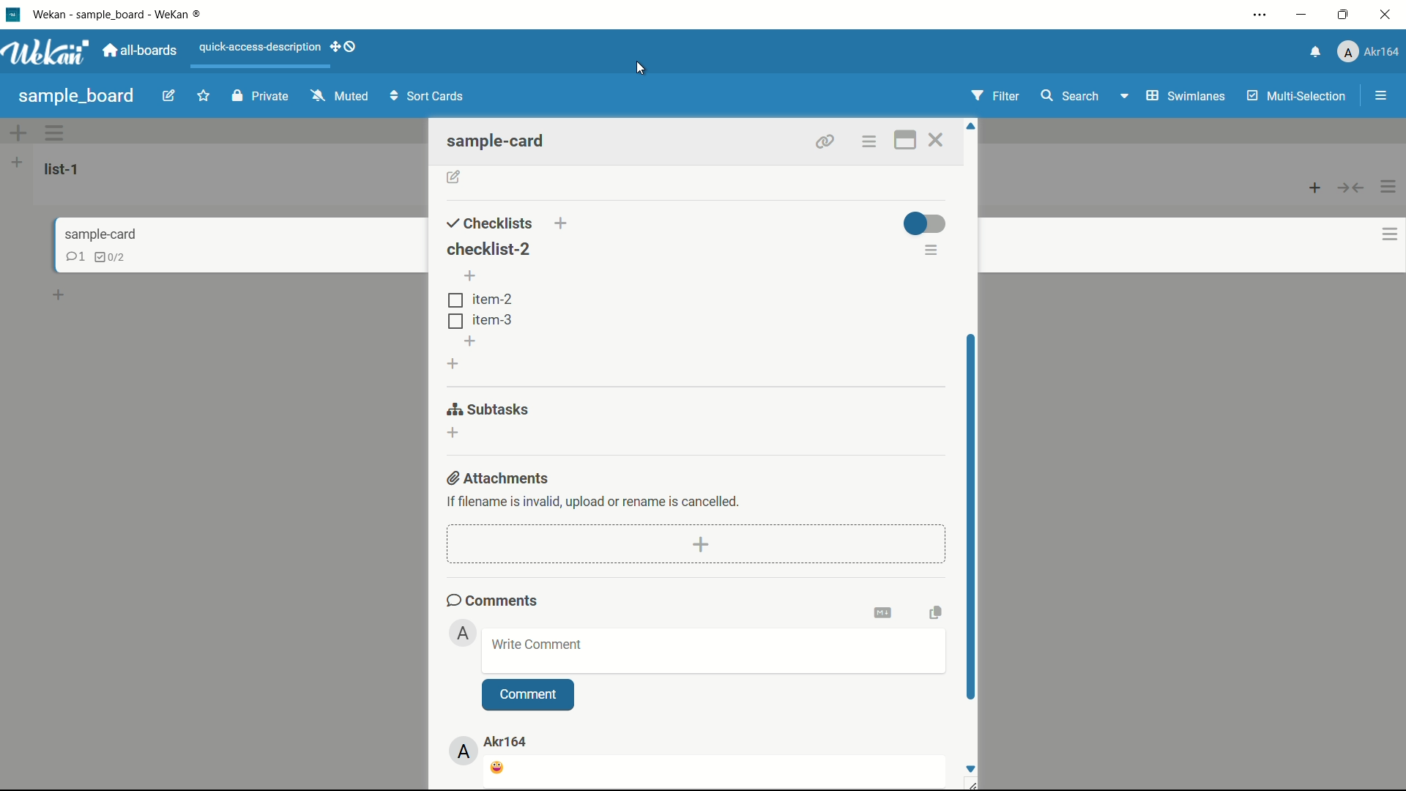  Describe the element at coordinates (454, 363) in the screenshot. I see `add checklist` at that location.